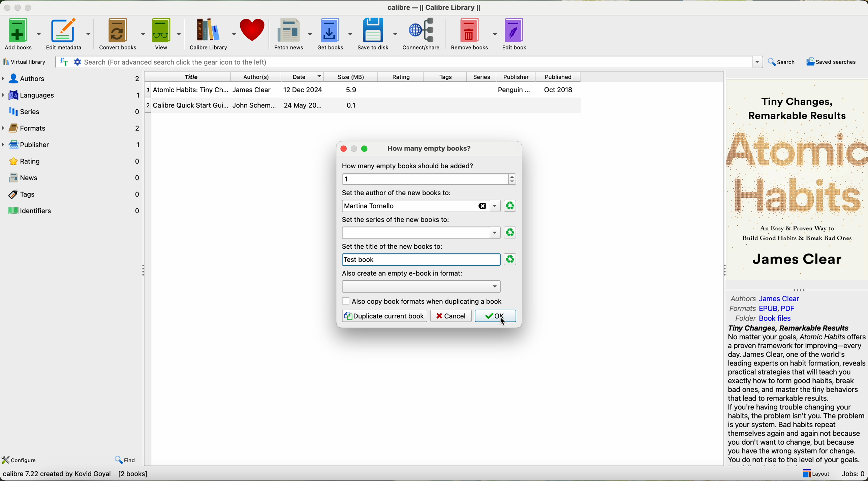 Image resolution: width=868 pixels, height=481 pixels. Describe the element at coordinates (427, 179) in the screenshot. I see `1` at that location.